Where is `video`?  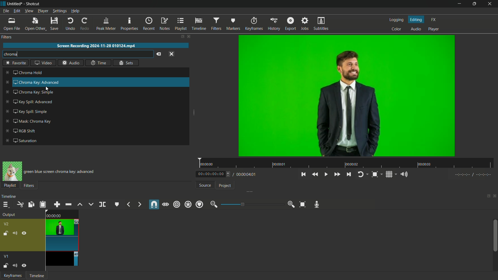 video is located at coordinates (43, 62).